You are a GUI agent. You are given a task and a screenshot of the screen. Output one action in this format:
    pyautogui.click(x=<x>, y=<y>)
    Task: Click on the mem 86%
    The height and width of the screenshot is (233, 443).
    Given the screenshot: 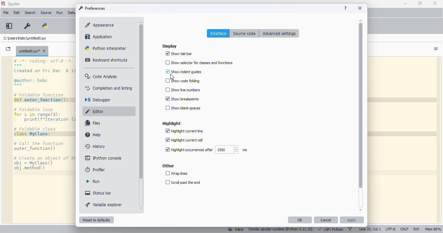 What is the action you would take?
    pyautogui.click(x=433, y=229)
    